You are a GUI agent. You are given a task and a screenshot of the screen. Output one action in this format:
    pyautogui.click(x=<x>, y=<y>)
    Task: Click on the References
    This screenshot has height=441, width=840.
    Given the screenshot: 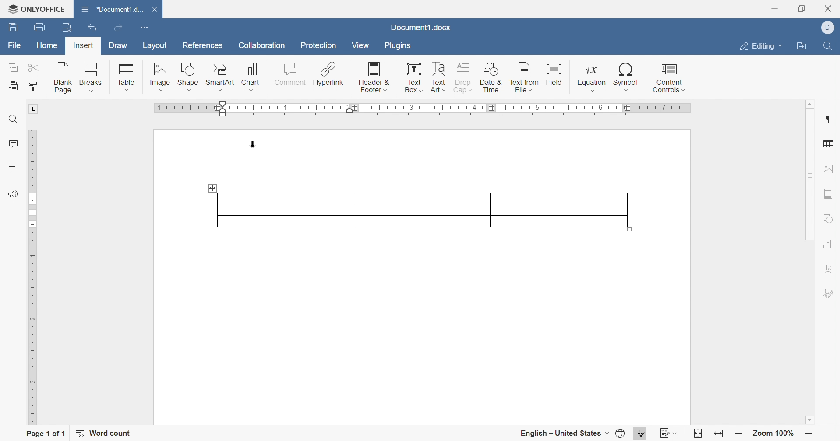 What is the action you would take?
    pyautogui.click(x=205, y=47)
    